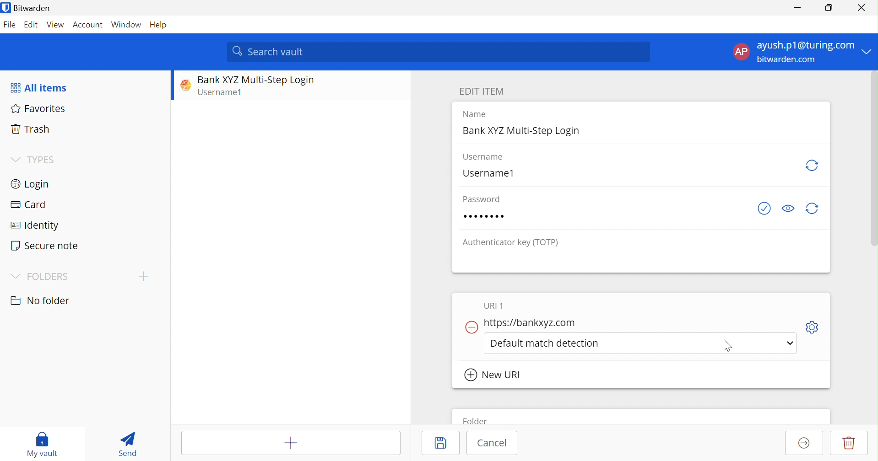 This screenshot has width=878, height=461. I want to click on Add item, so click(291, 443).